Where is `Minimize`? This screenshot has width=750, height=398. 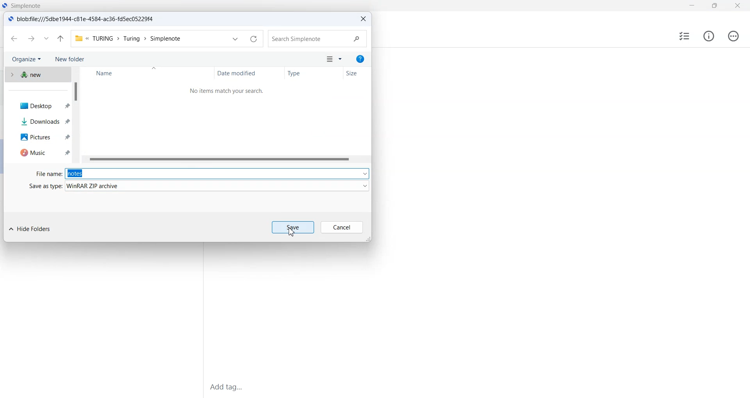
Minimize is located at coordinates (692, 6).